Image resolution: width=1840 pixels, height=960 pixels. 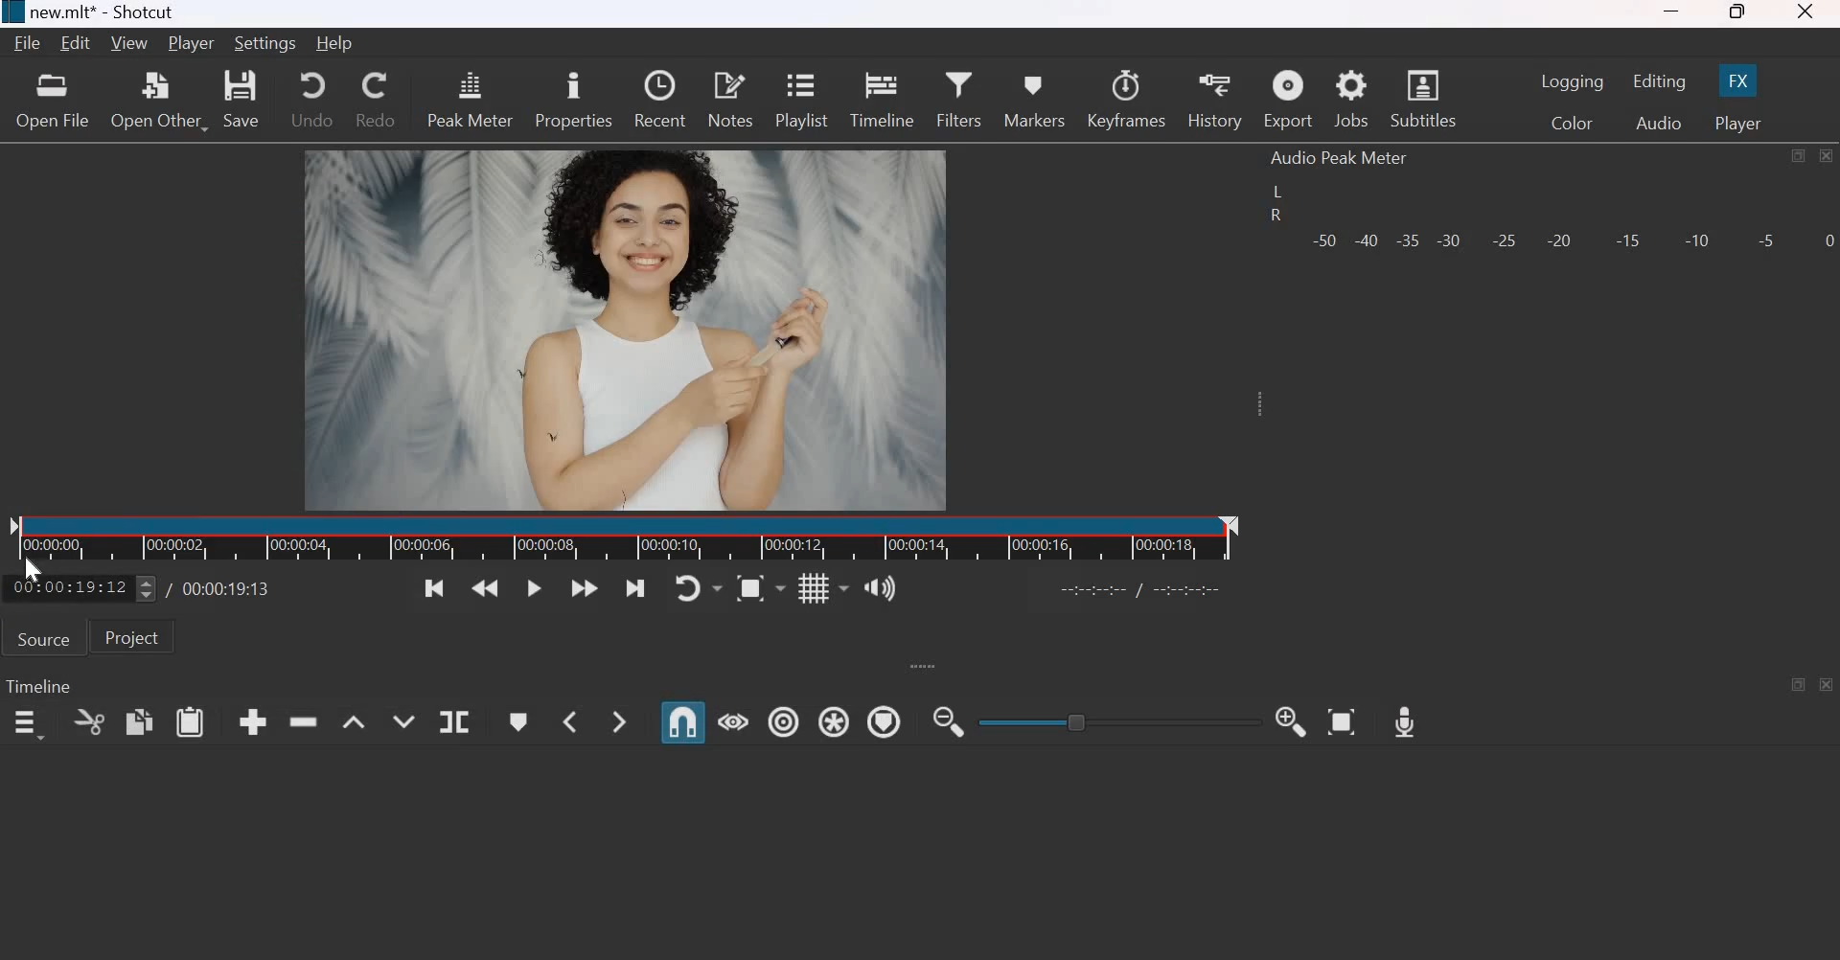 I want to click on Keyframes, so click(x=1127, y=99).